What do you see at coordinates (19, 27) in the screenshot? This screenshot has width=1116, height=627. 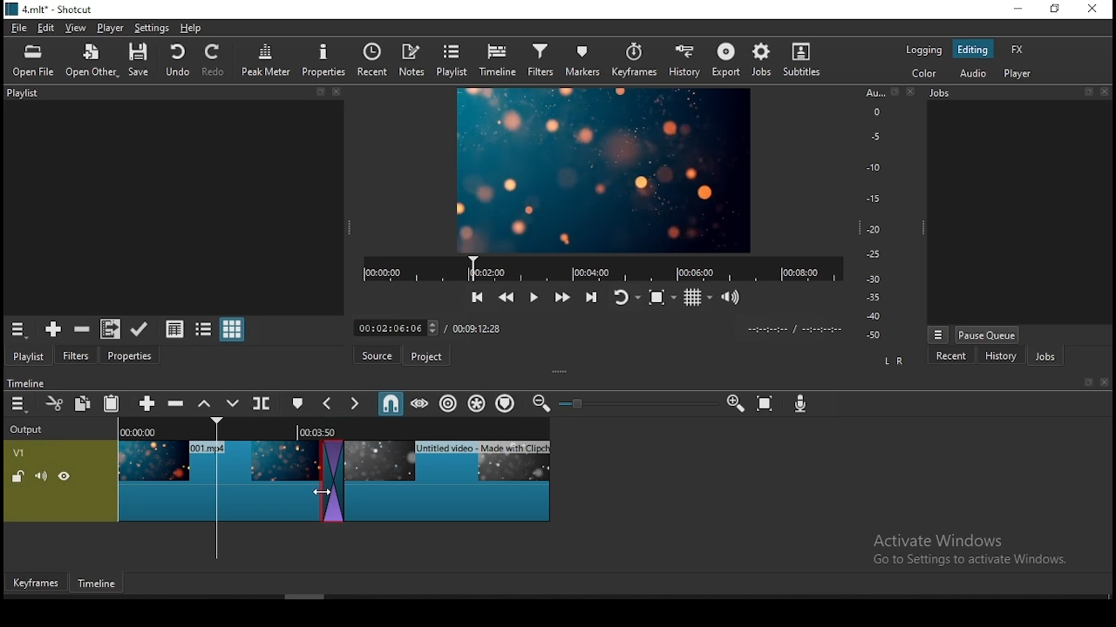 I see `file` at bounding box center [19, 27].